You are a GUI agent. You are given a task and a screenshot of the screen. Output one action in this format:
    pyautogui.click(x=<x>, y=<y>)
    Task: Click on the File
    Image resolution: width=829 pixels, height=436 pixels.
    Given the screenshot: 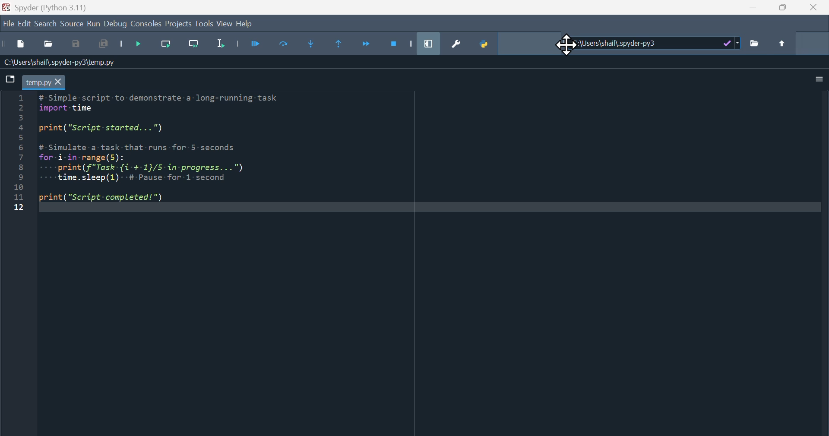 What is the action you would take?
    pyautogui.click(x=9, y=25)
    